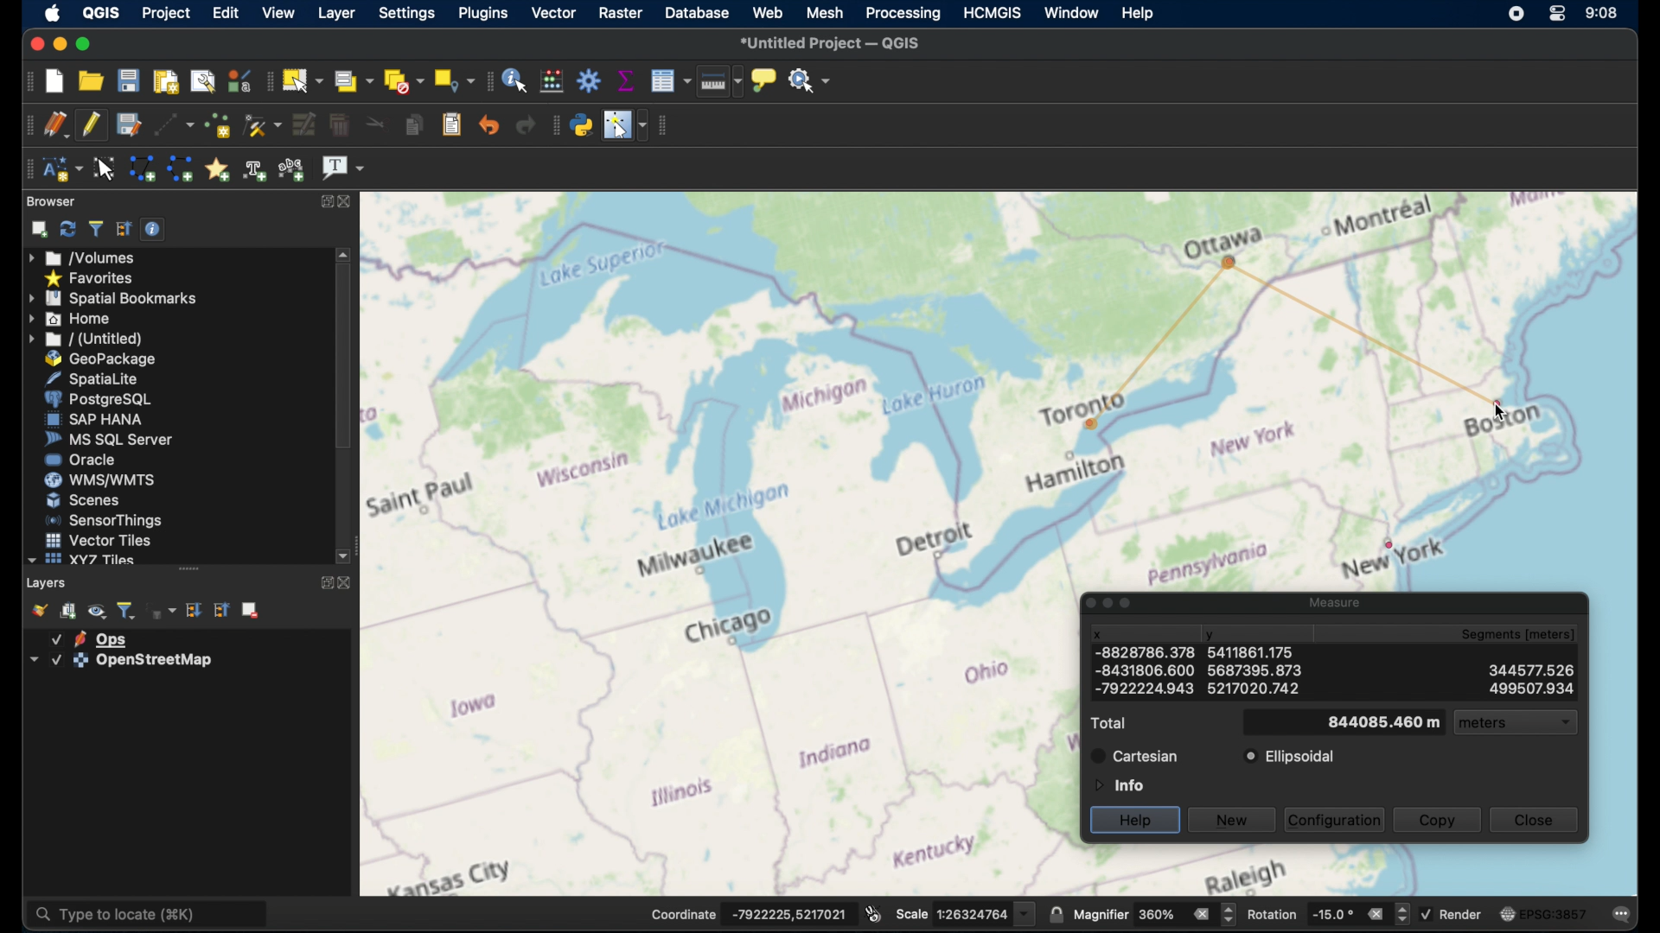 The height and width of the screenshot is (933, 1660). What do you see at coordinates (105, 399) in the screenshot?
I see `postgresql` at bounding box center [105, 399].